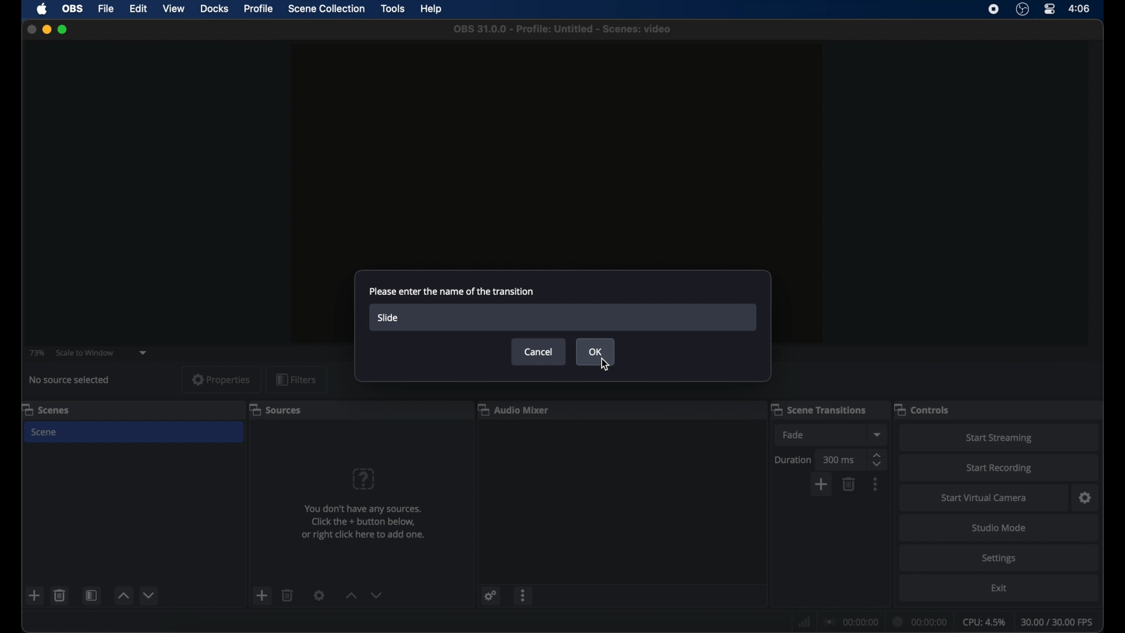 This screenshot has height=633, width=1125. Describe the element at coordinates (984, 621) in the screenshot. I see `cpu` at that location.